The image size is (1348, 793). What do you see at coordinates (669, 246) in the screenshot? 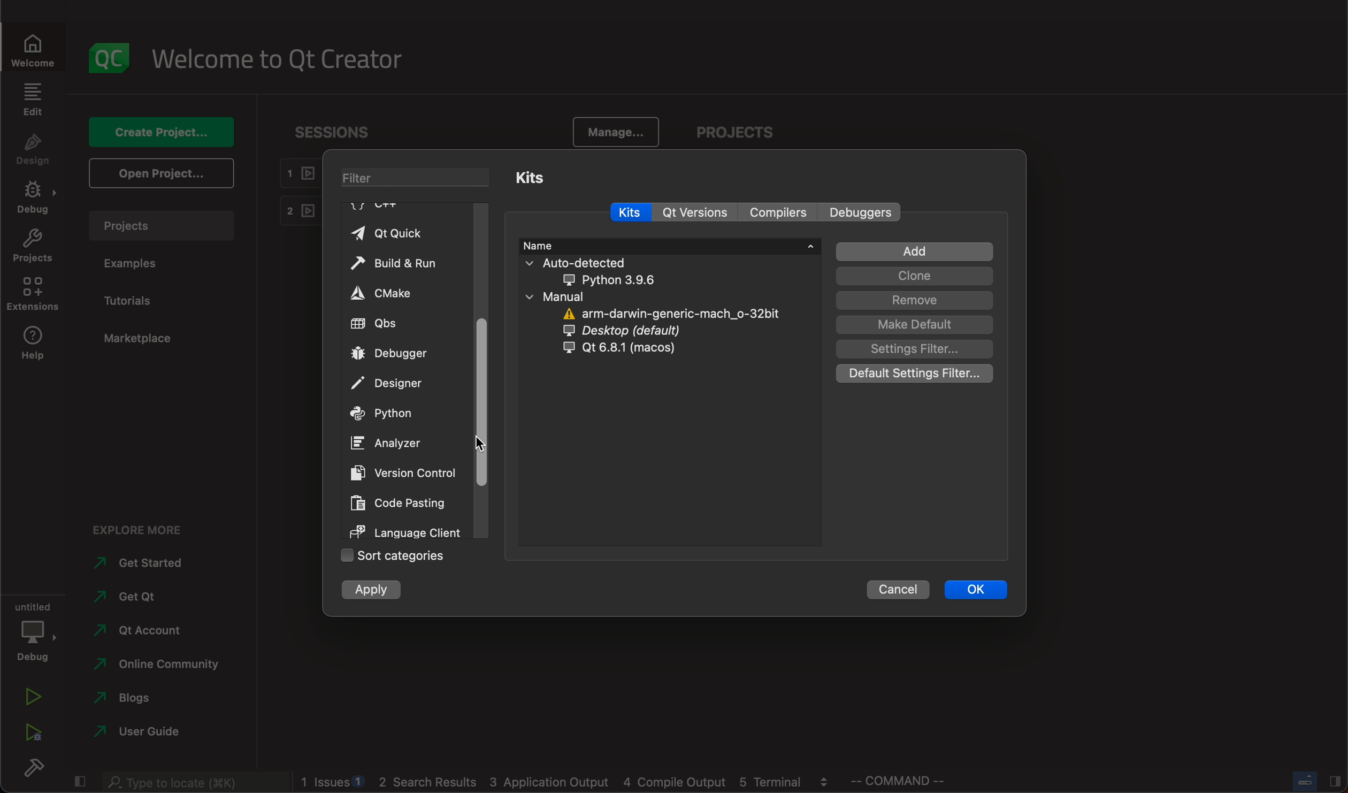
I see `name` at bounding box center [669, 246].